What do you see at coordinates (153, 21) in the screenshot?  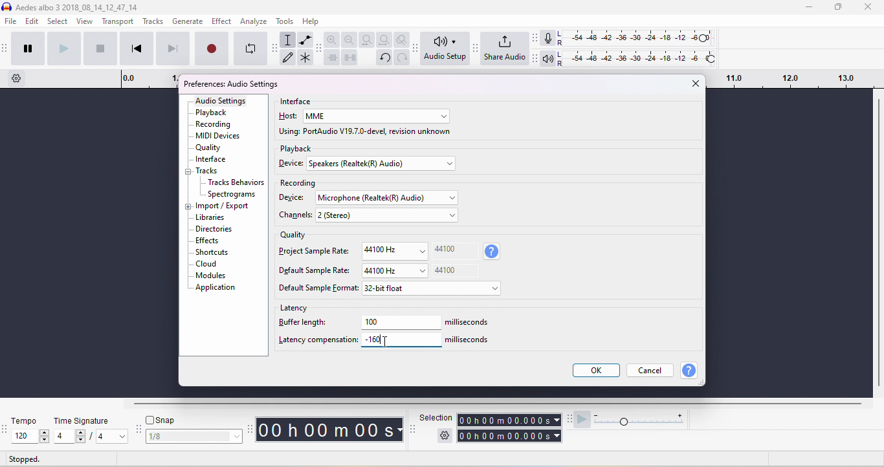 I see `tracks` at bounding box center [153, 21].